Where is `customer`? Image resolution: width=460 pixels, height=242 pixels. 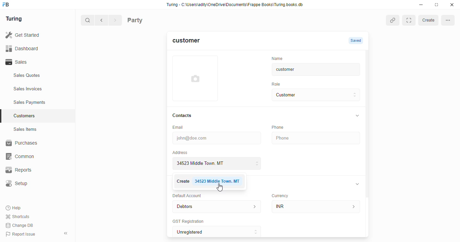
customer is located at coordinates (190, 42).